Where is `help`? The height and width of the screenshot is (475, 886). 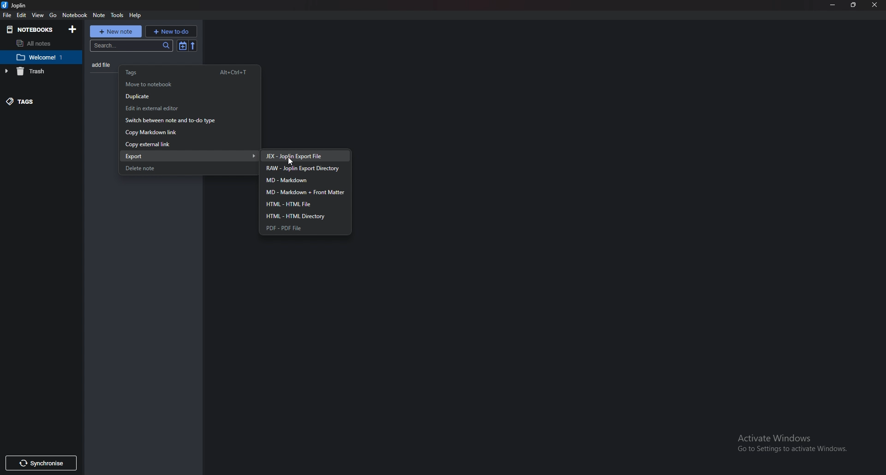
help is located at coordinates (136, 16).